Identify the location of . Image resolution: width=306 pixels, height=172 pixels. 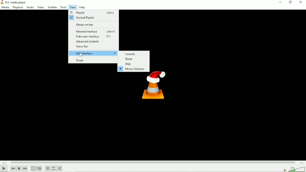
(301, 3).